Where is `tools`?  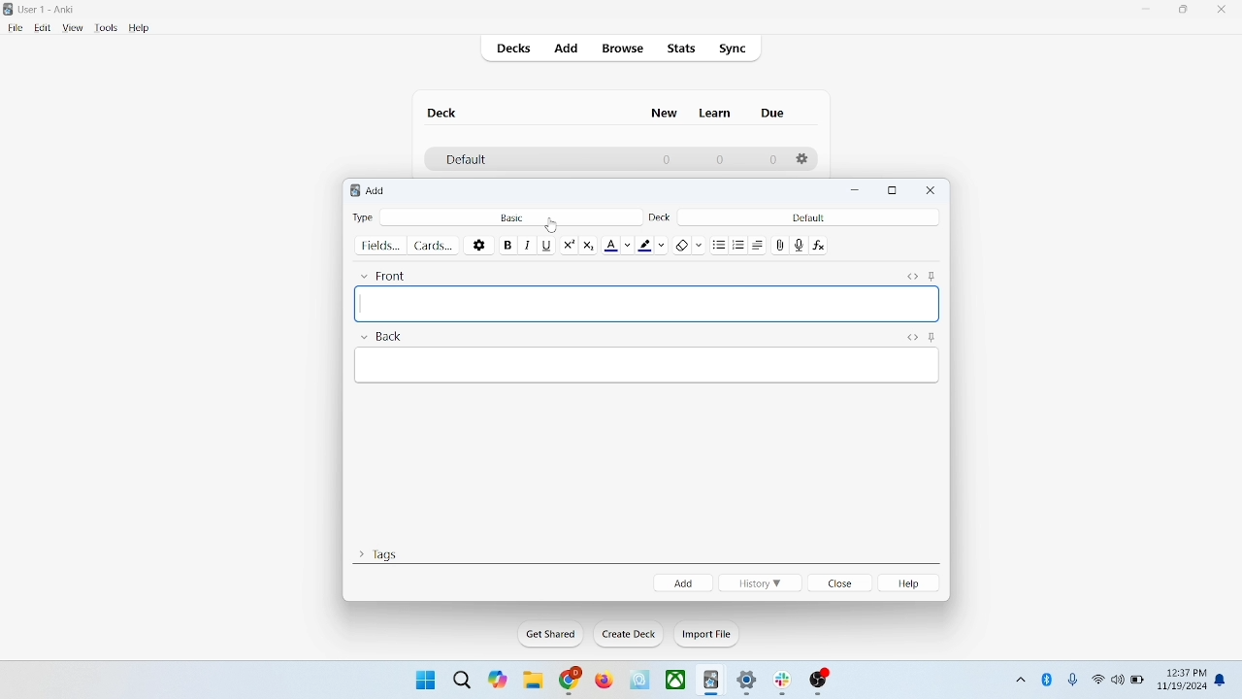
tools is located at coordinates (105, 28).